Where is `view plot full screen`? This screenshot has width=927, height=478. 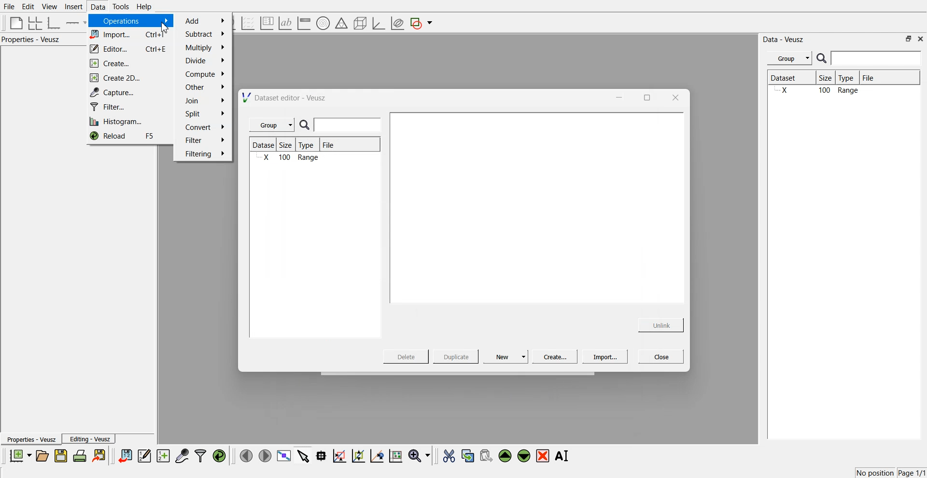
view plot full screen is located at coordinates (283, 456).